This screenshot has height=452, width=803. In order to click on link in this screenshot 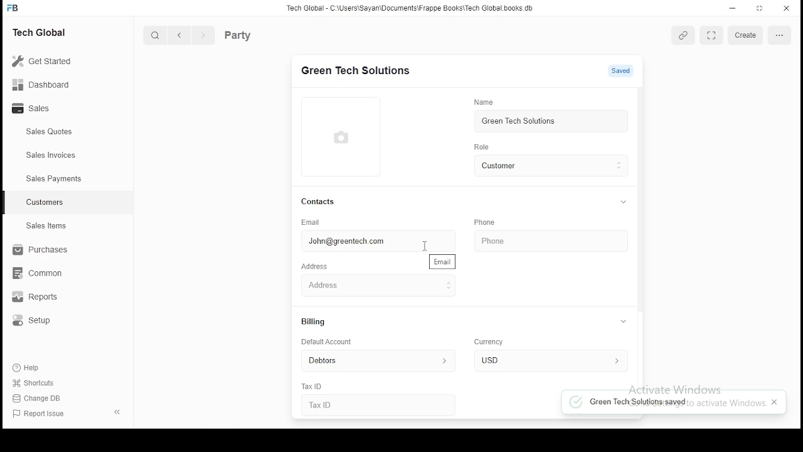, I will do `click(683, 36)`.